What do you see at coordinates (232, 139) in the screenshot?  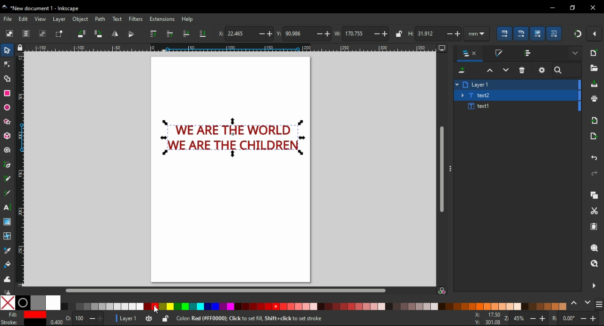 I see `selected text` at bounding box center [232, 139].